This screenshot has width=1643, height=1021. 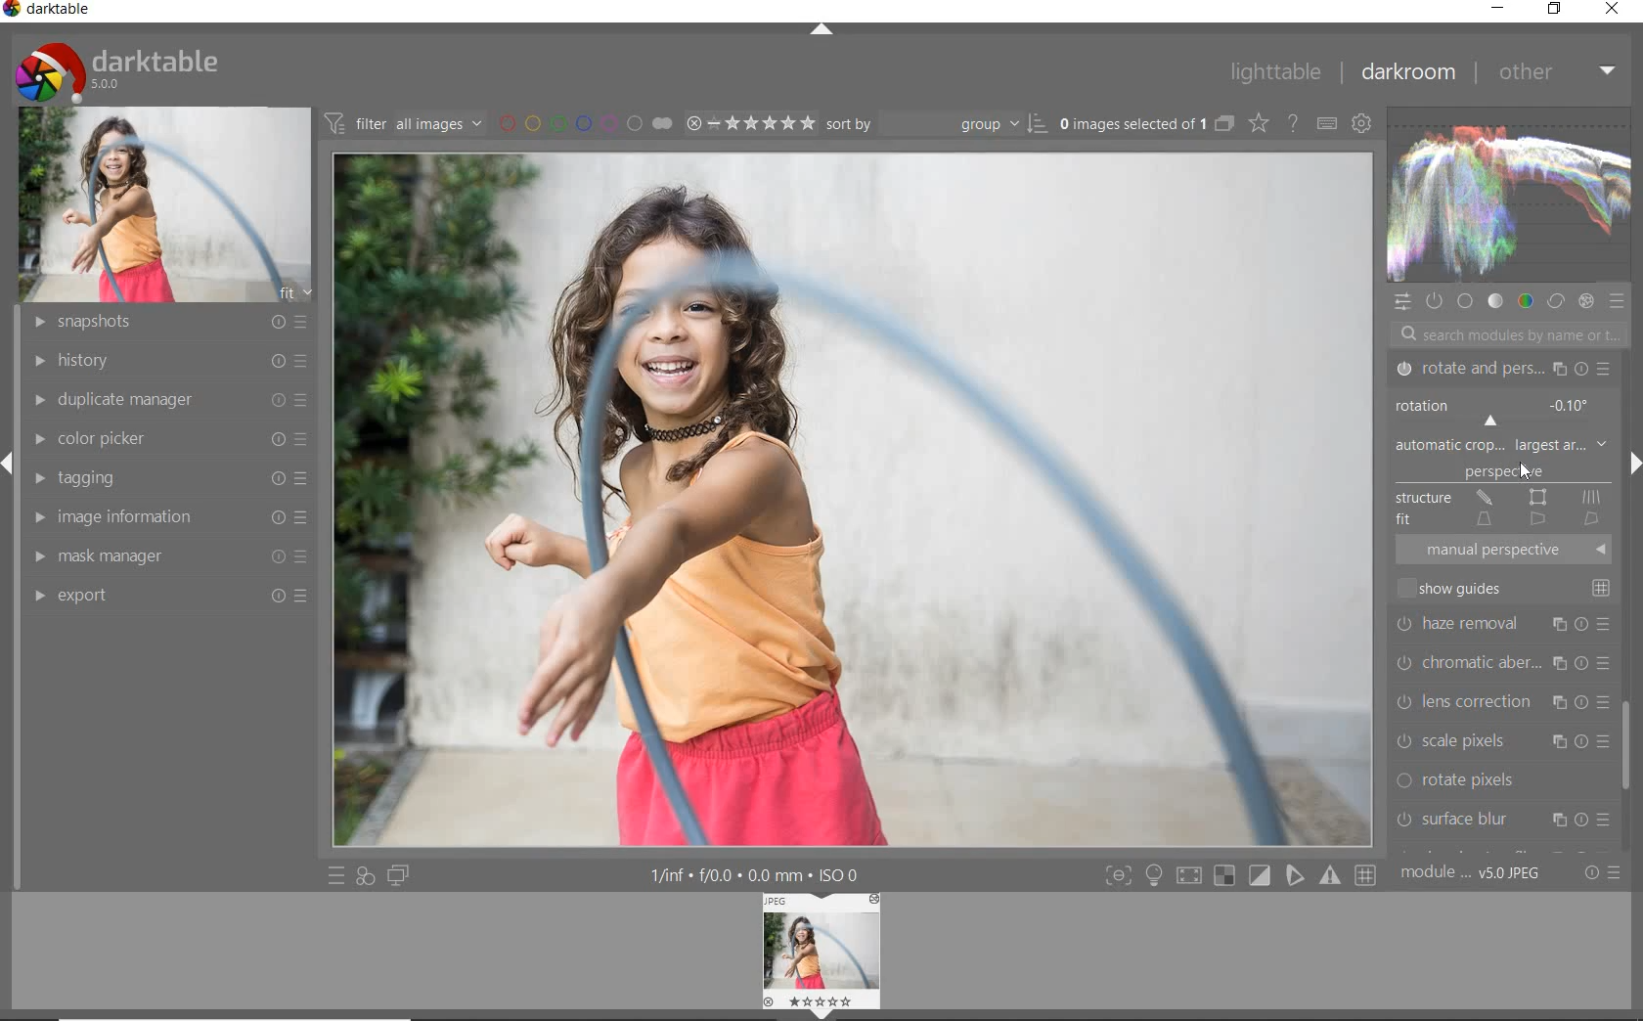 I want to click on scrollbar, so click(x=1629, y=735).